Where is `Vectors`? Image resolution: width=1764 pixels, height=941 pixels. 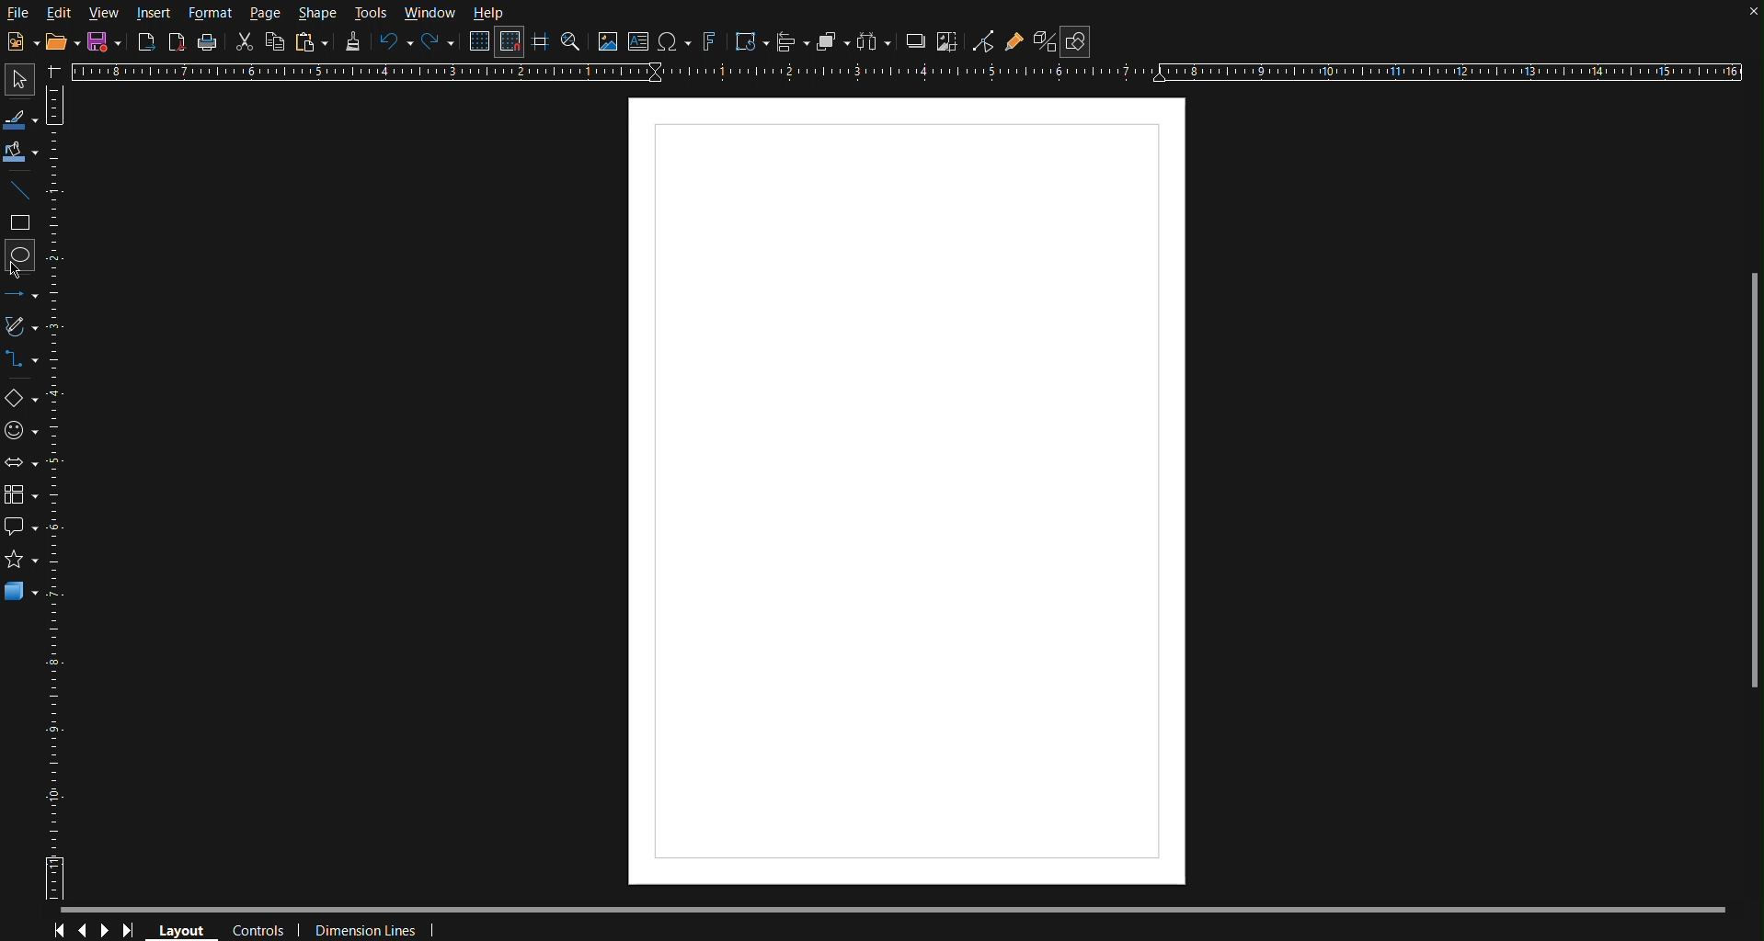
Vectors is located at coordinates (22, 326).